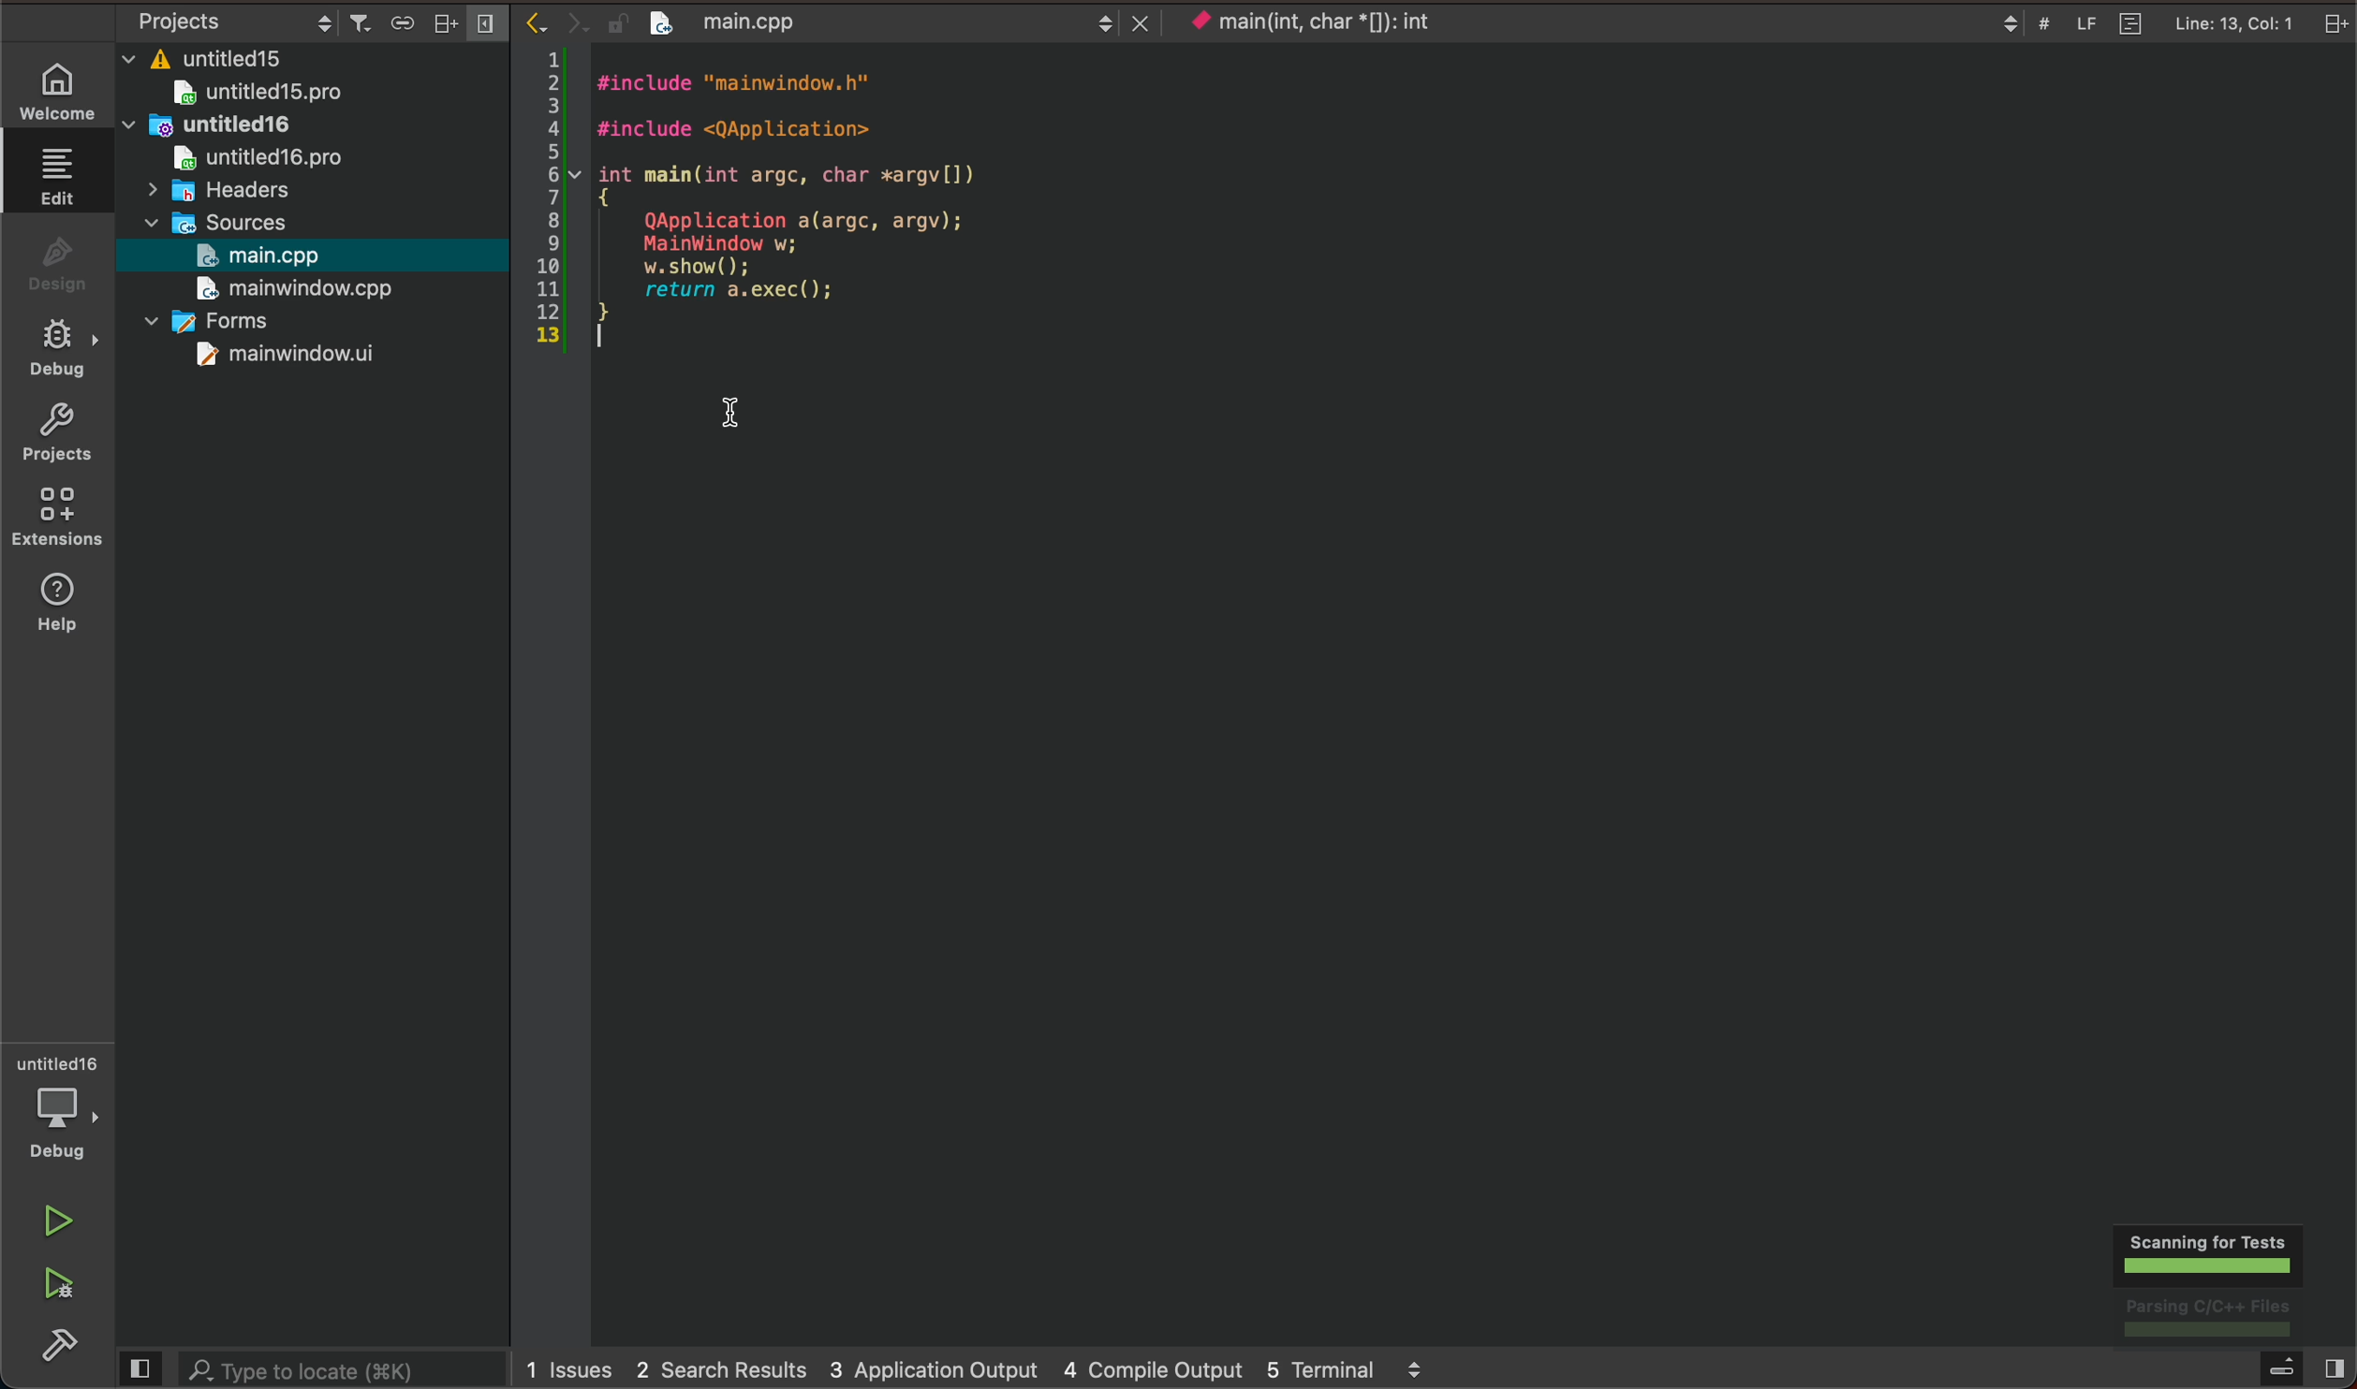 This screenshot has width=2357, height=1389. What do you see at coordinates (551, 198) in the screenshot?
I see `numbered scale` at bounding box center [551, 198].